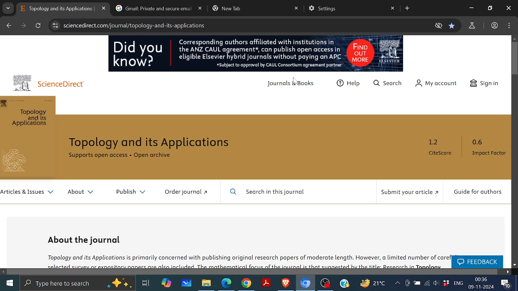  I want to click on Articles & Issues , so click(28, 192).